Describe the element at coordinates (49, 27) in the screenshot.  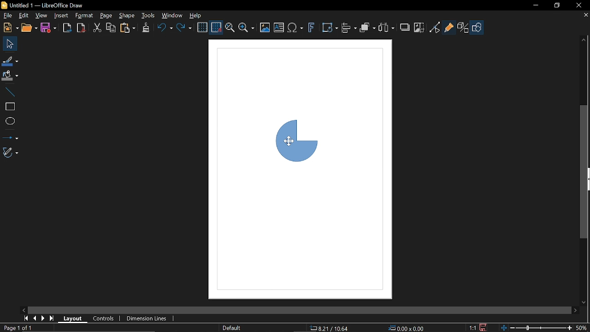
I see `Save` at that location.